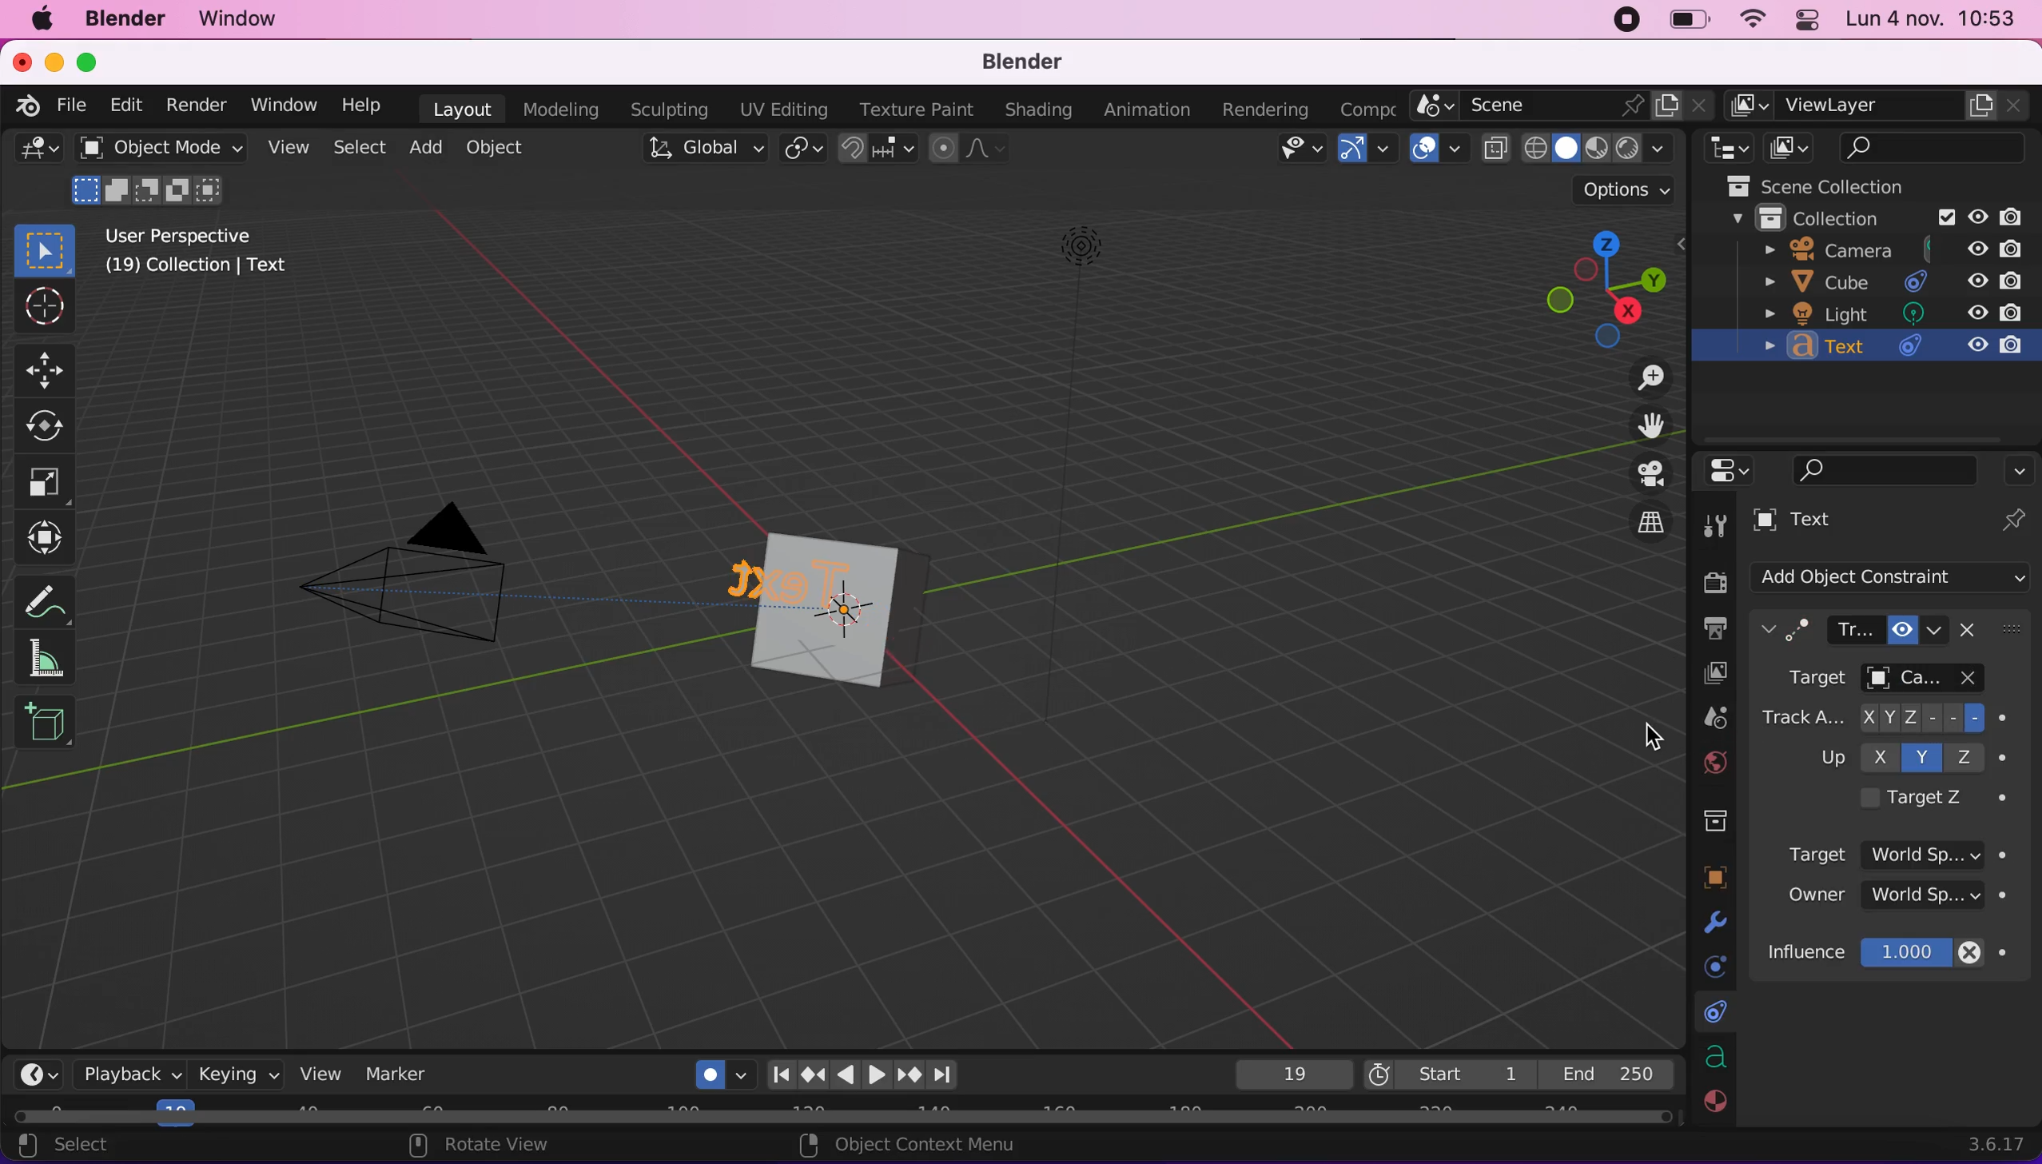  Describe the element at coordinates (41, 1070) in the screenshot. I see `editor type` at that location.